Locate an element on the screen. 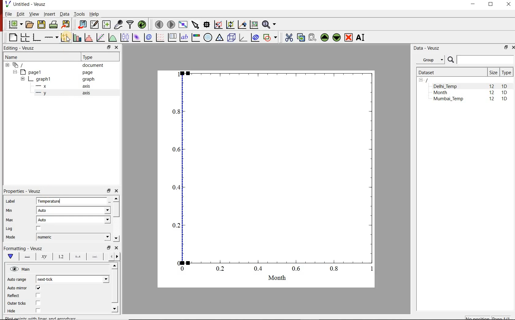 The image size is (515, 320). Name is located at coordinates (12, 57).